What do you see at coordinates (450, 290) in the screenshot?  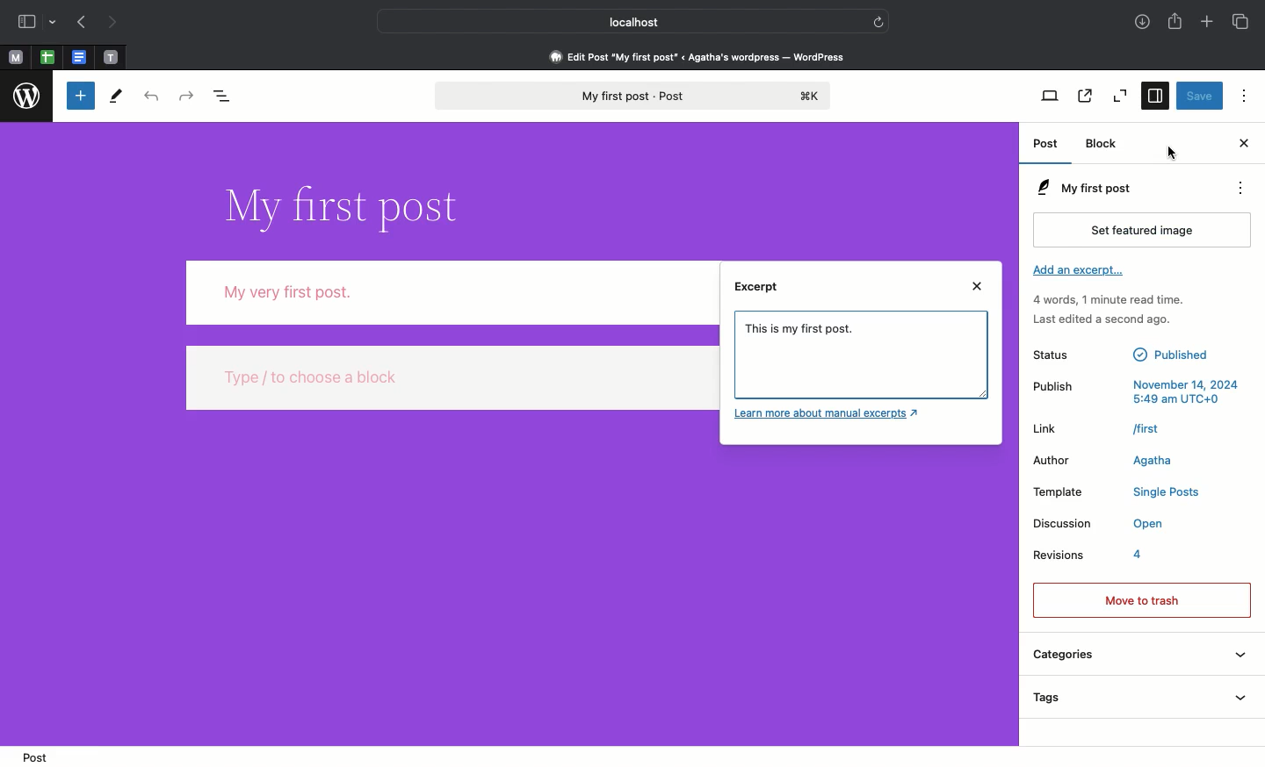 I see `My very first post.` at bounding box center [450, 290].